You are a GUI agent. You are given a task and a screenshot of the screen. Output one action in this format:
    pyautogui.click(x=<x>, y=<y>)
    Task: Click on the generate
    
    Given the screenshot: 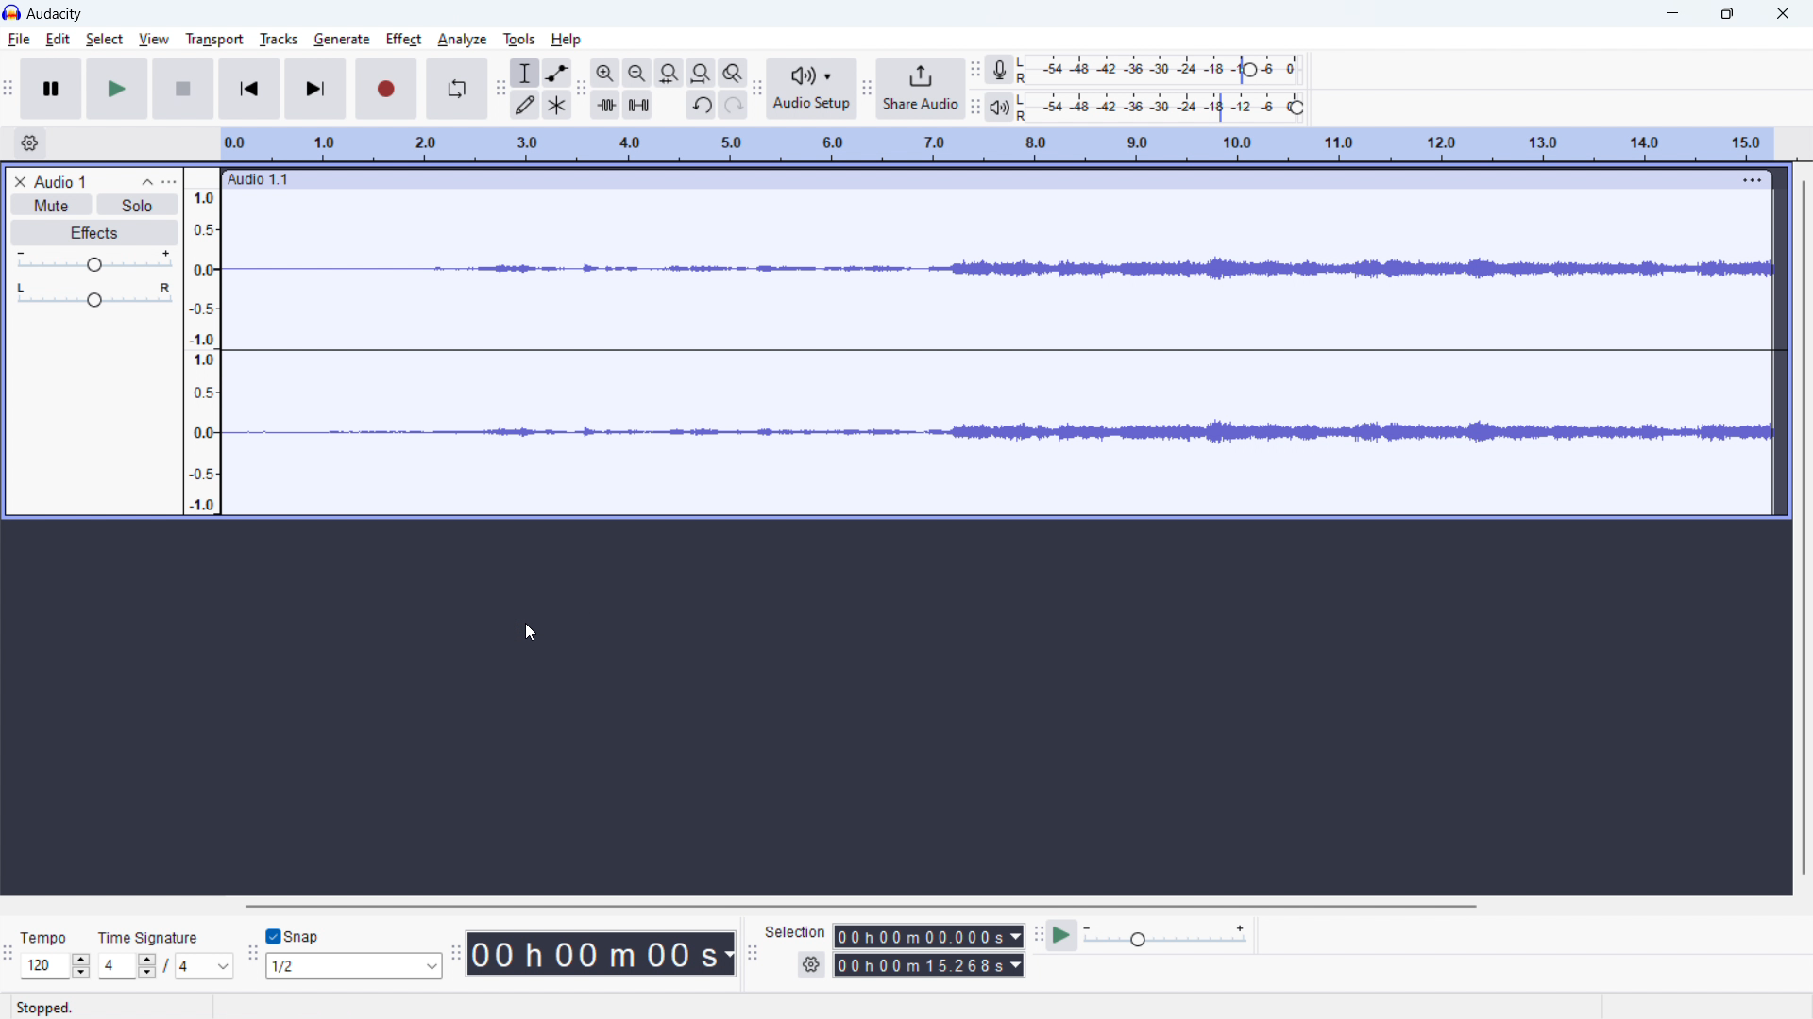 What is the action you would take?
    pyautogui.click(x=343, y=40)
    